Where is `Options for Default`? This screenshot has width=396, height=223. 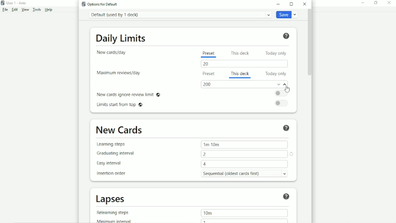 Options for Default is located at coordinates (101, 4).